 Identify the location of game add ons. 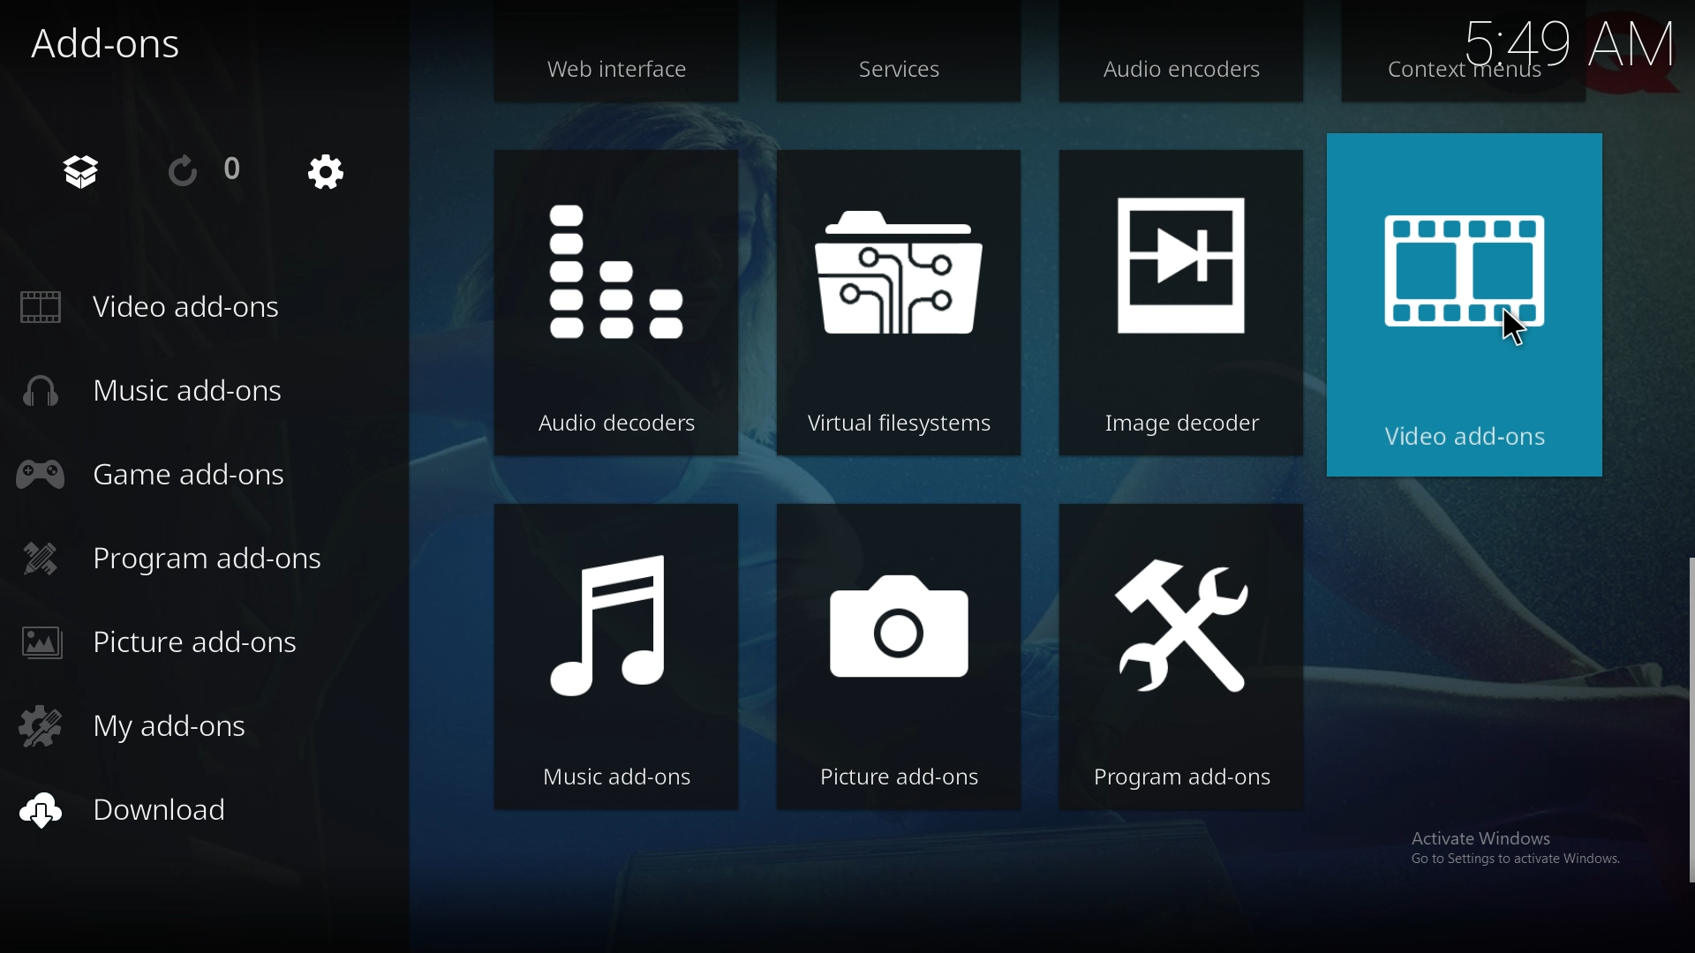
(164, 473).